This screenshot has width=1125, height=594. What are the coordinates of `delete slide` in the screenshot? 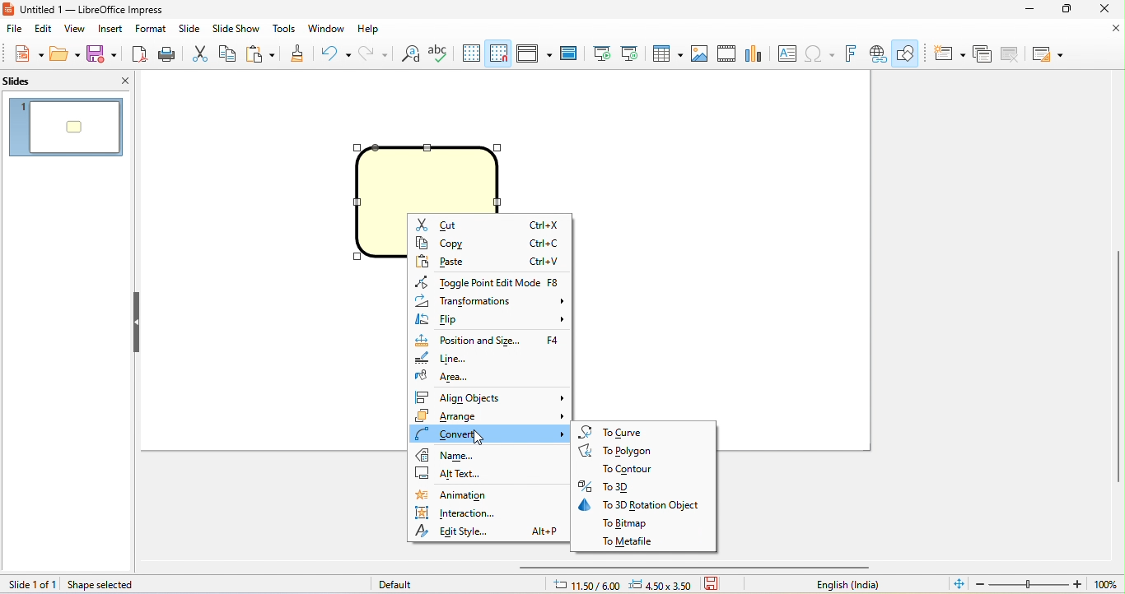 It's located at (1010, 53).